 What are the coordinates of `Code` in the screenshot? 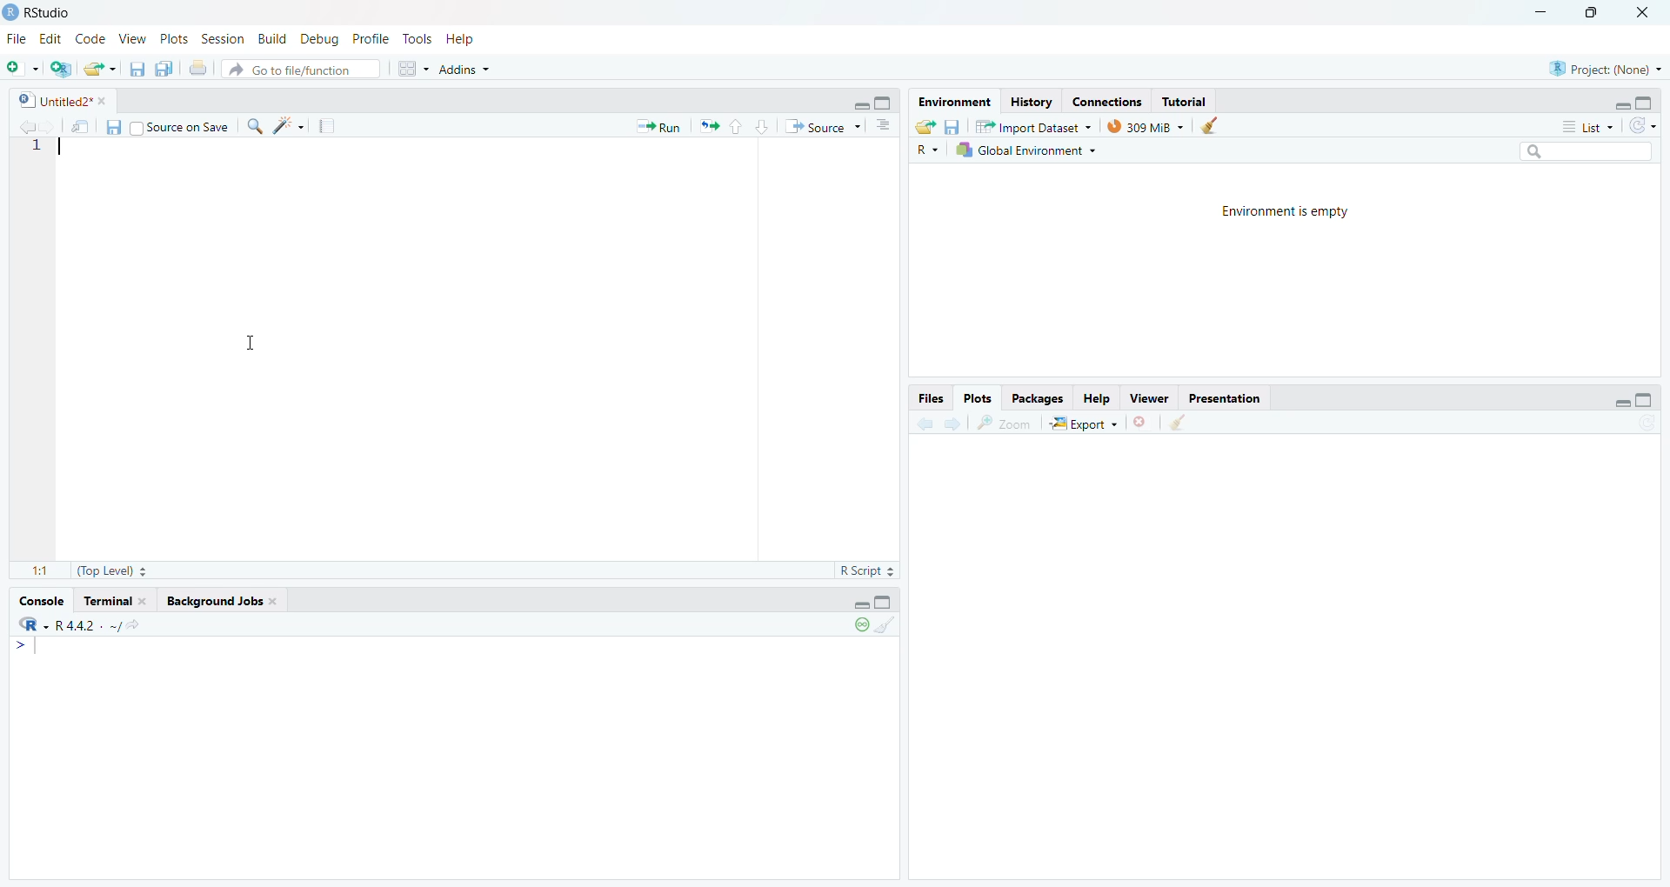 It's located at (92, 38).